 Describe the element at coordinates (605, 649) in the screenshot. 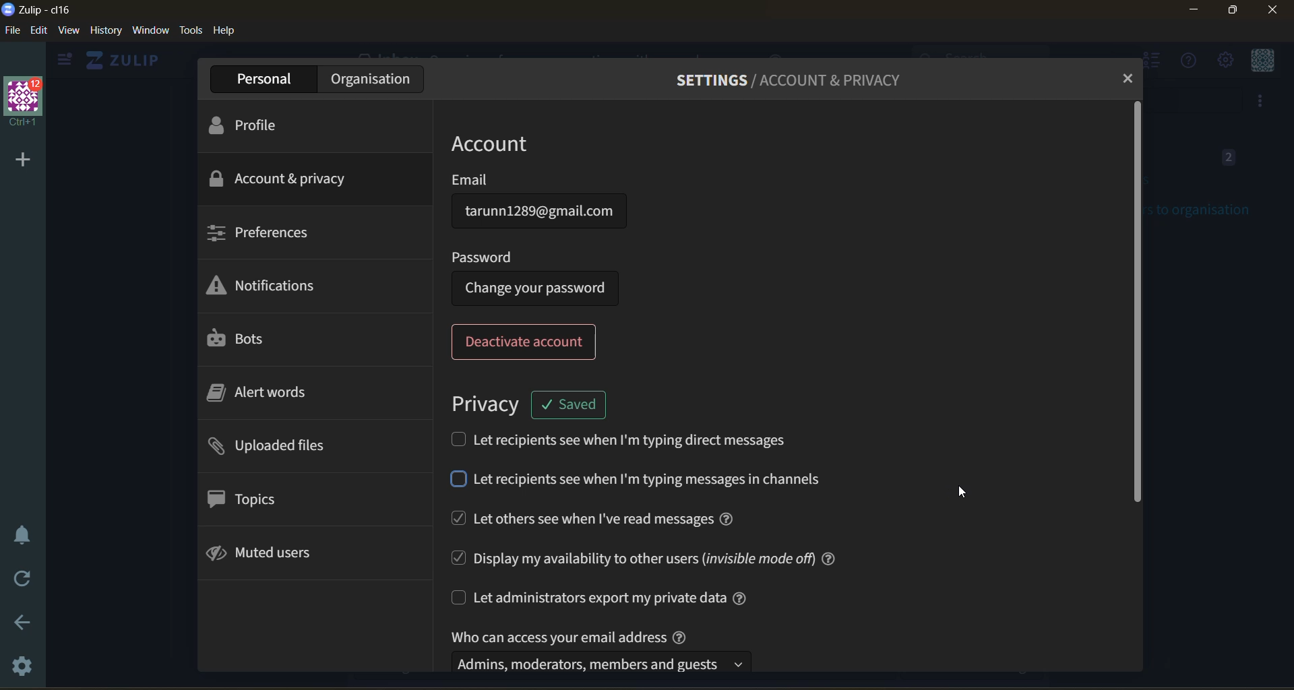

I see `who can access your email address` at that location.